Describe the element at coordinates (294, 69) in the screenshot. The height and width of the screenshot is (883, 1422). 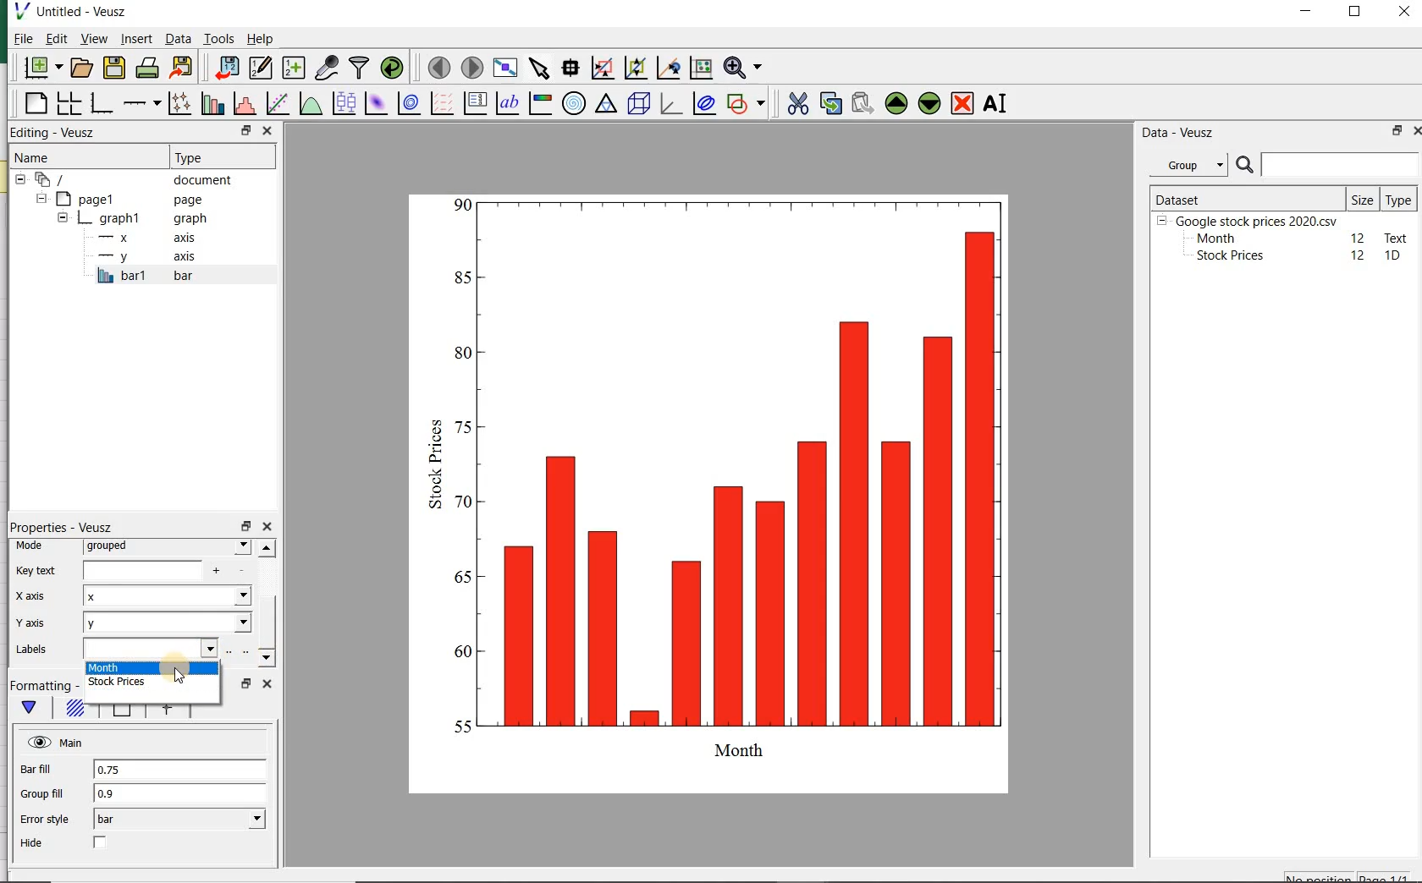
I see `create new datasets` at that location.